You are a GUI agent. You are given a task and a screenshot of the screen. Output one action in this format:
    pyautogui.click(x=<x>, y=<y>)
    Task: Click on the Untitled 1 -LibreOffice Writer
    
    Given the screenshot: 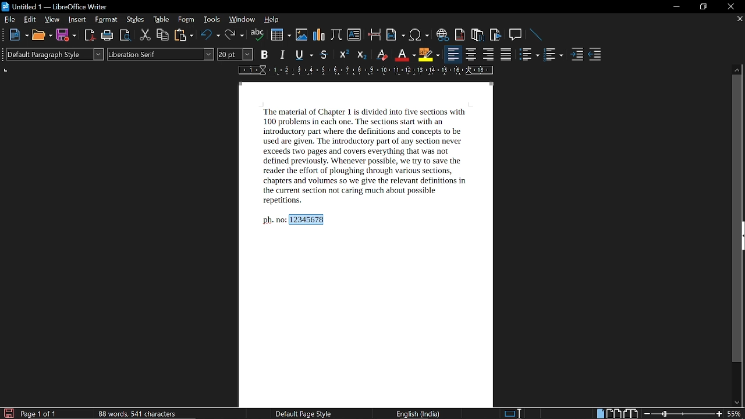 What is the action you would take?
    pyautogui.click(x=56, y=6)
    